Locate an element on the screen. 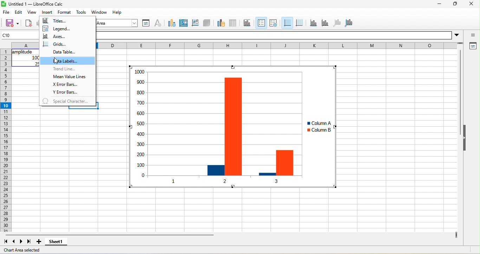  C10 is located at coordinates (20, 35).